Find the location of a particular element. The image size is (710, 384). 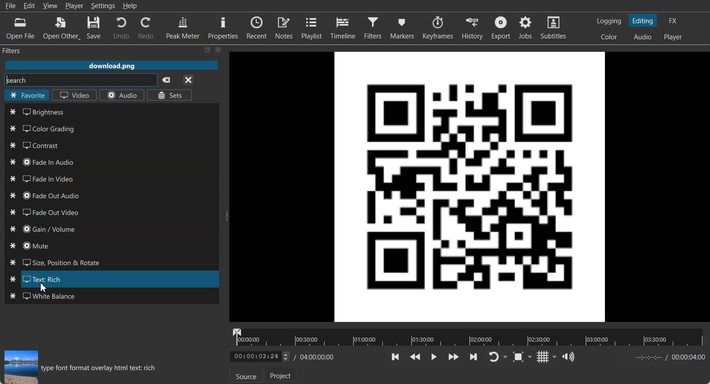

Player is located at coordinates (75, 6).